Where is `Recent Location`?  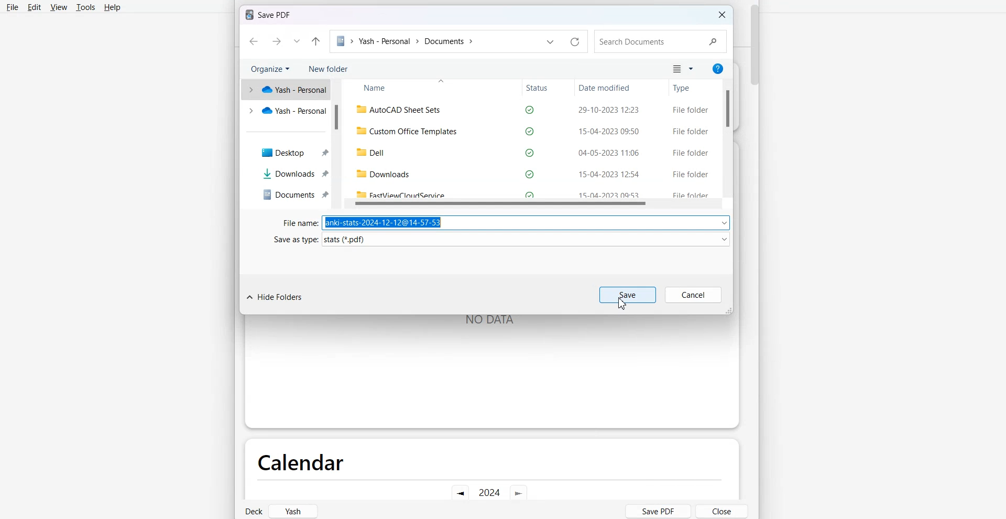
Recent Location is located at coordinates (298, 41).